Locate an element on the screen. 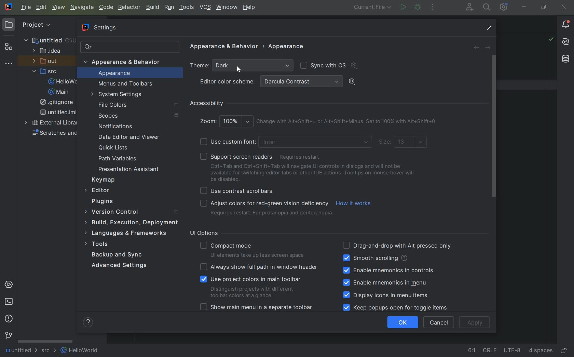 The height and width of the screenshot is (357, 574). keep popups open for toggle items(checked) is located at coordinates (397, 307).